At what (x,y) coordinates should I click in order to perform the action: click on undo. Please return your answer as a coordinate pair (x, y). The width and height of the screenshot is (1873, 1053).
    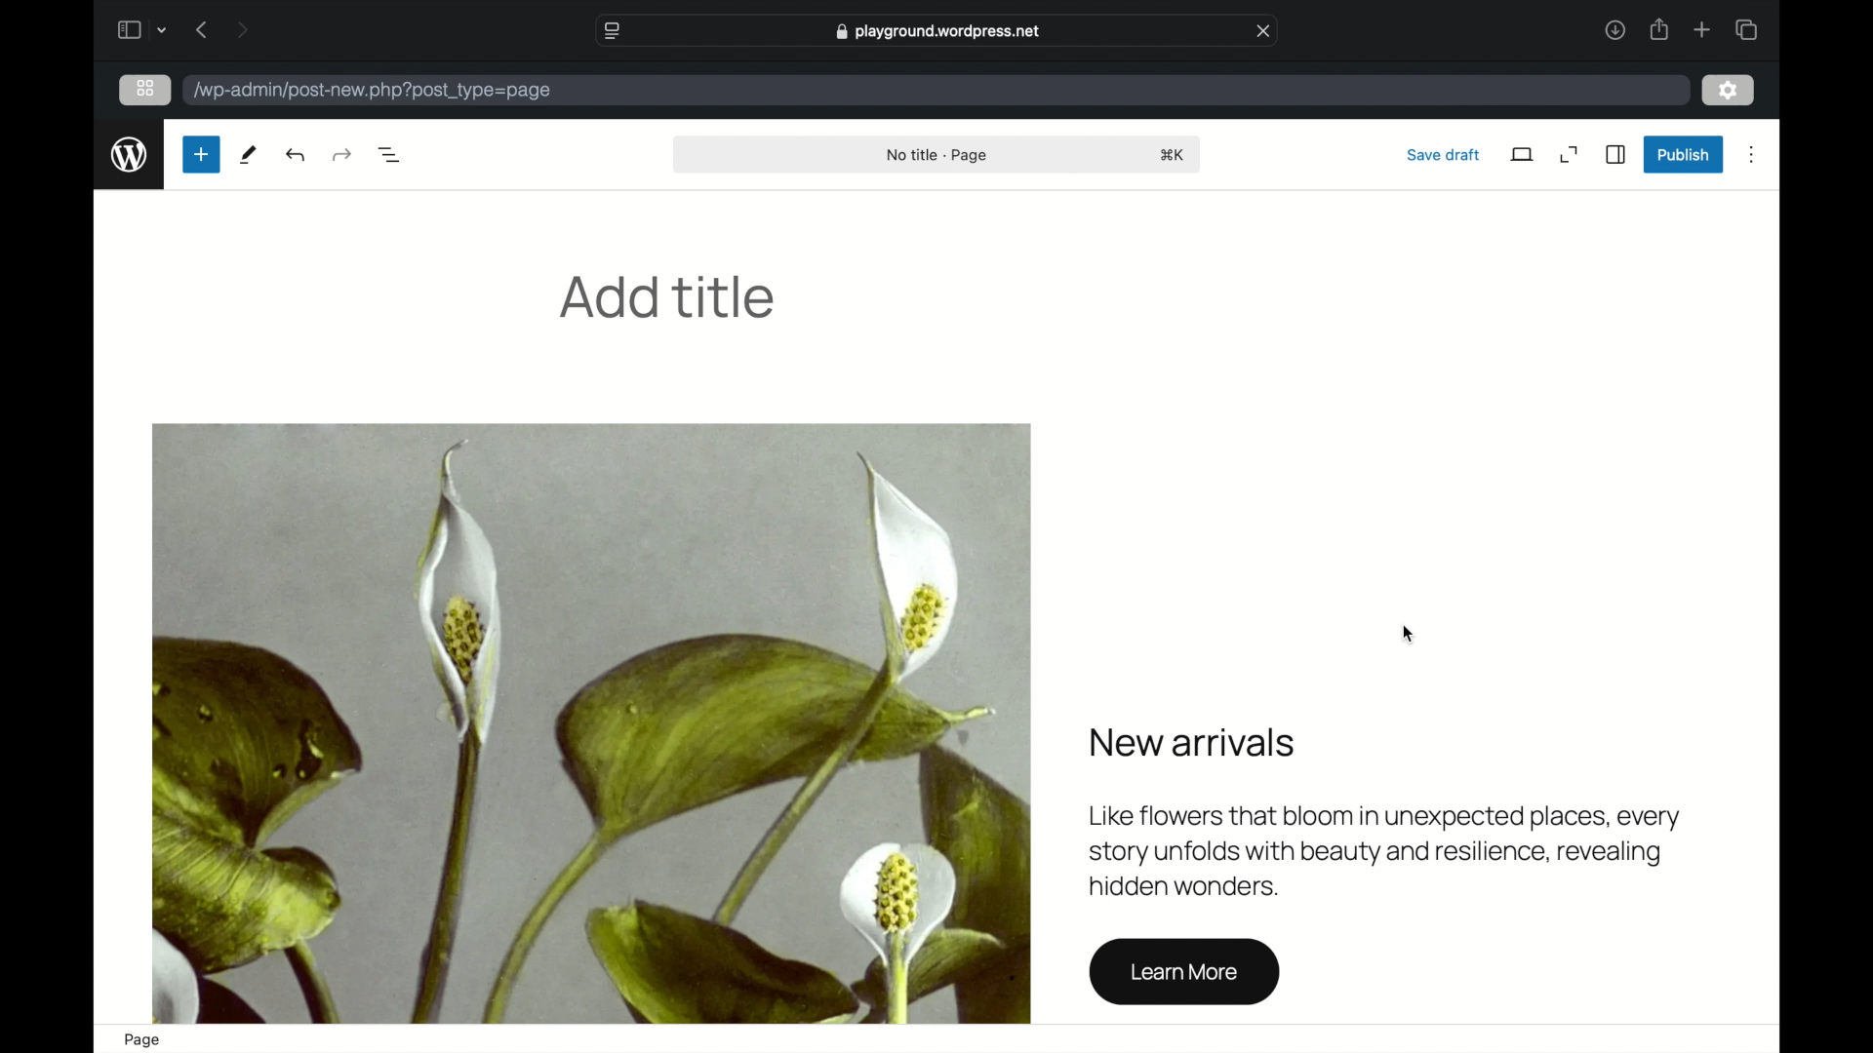
    Looking at the image, I should click on (341, 154).